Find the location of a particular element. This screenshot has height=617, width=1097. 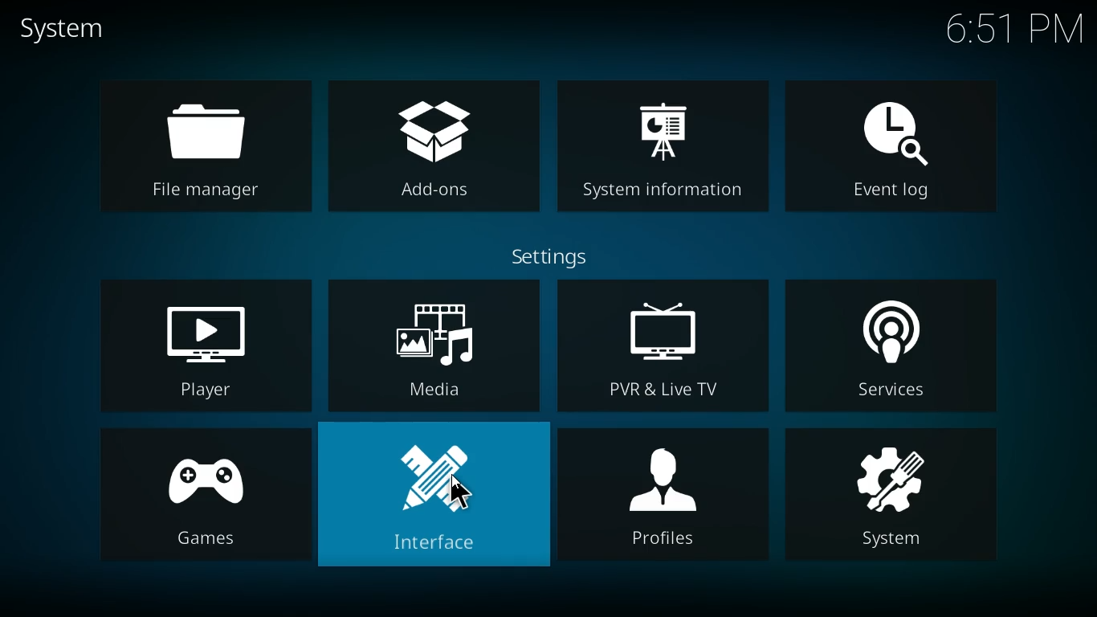

services is located at coordinates (894, 345).